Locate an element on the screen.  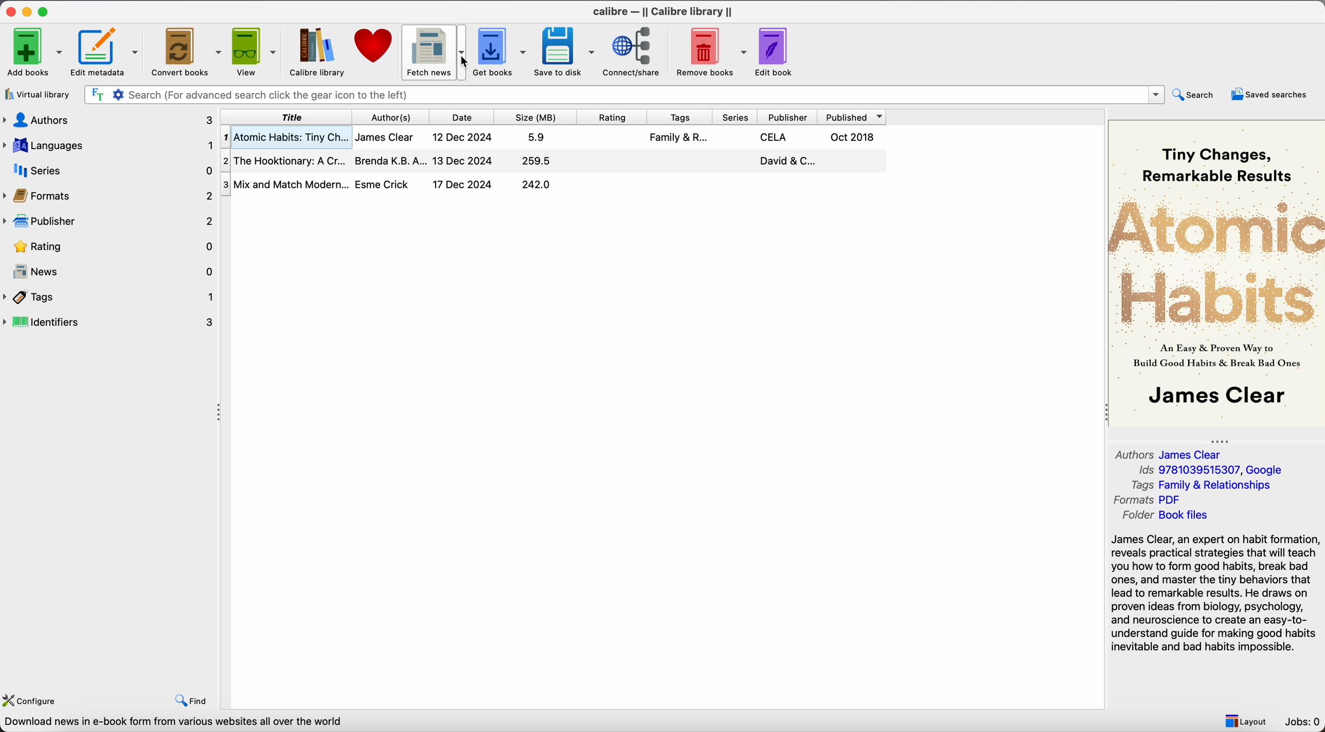
Ids 9781039515307, Google is located at coordinates (1214, 470).